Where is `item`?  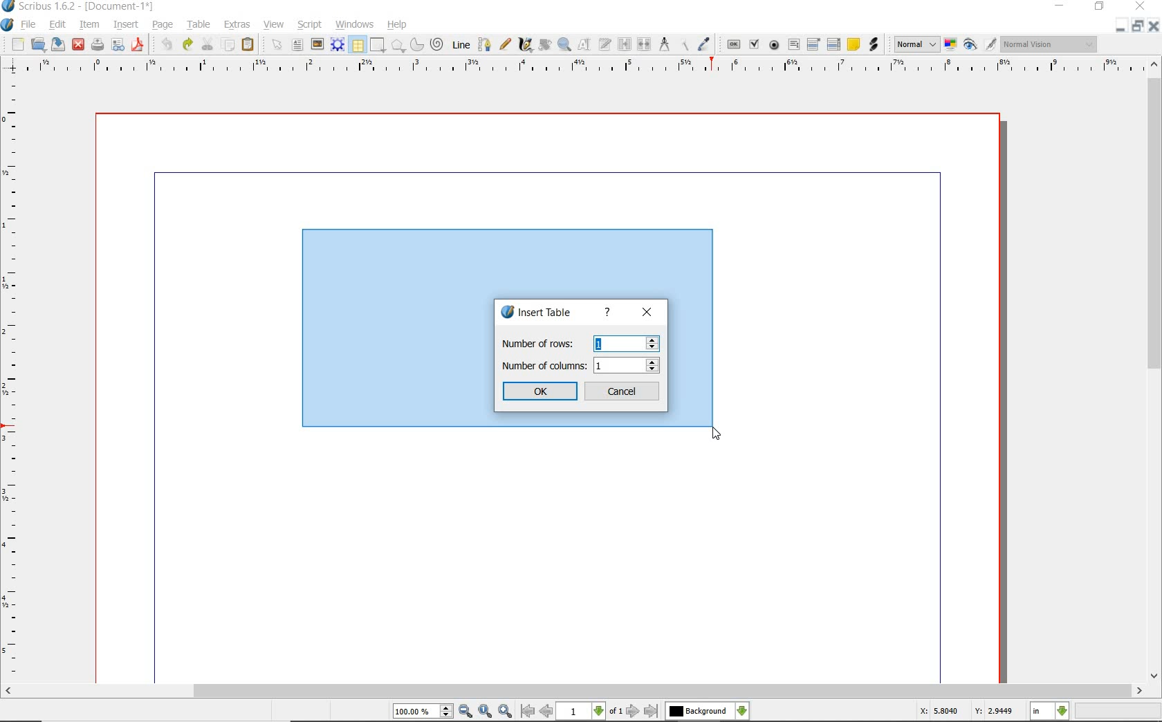 item is located at coordinates (88, 25).